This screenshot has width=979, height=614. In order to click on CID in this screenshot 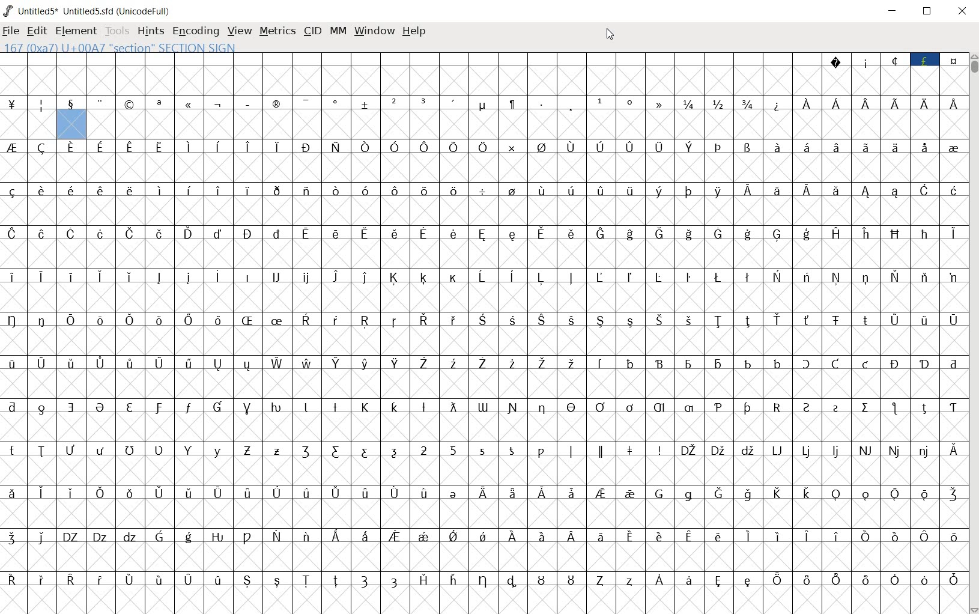, I will do `click(312, 31)`.